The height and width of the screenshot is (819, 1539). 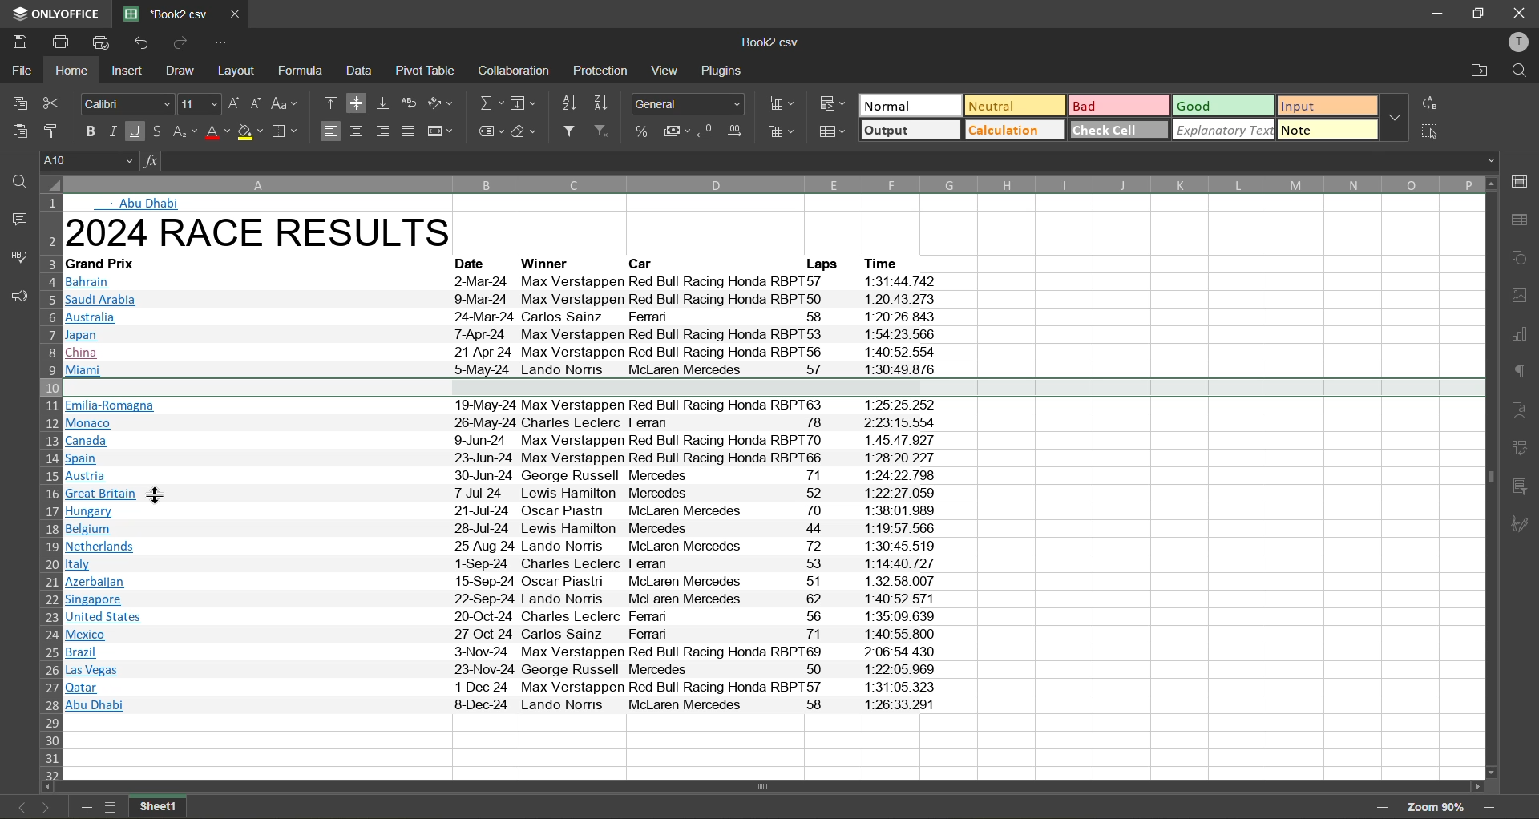 I want to click on Canada 9-Jun-24 Max Verstappen Red Bull Racing Honda RBPT70 1:45:47 927, so click(x=500, y=441).